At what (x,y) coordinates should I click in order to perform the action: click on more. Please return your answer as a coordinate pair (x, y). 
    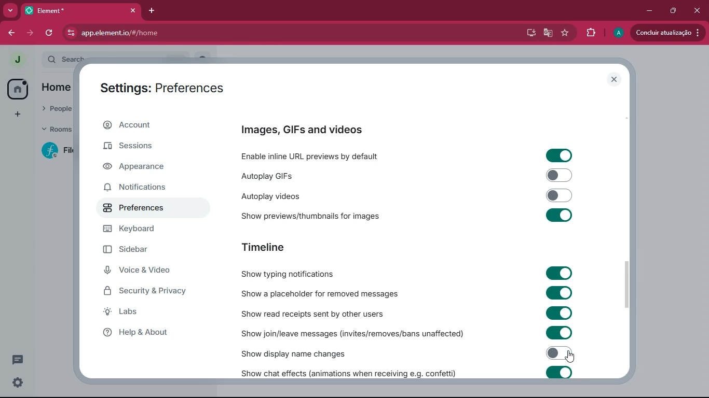
    Looking at the image, I should click on (19, 113).